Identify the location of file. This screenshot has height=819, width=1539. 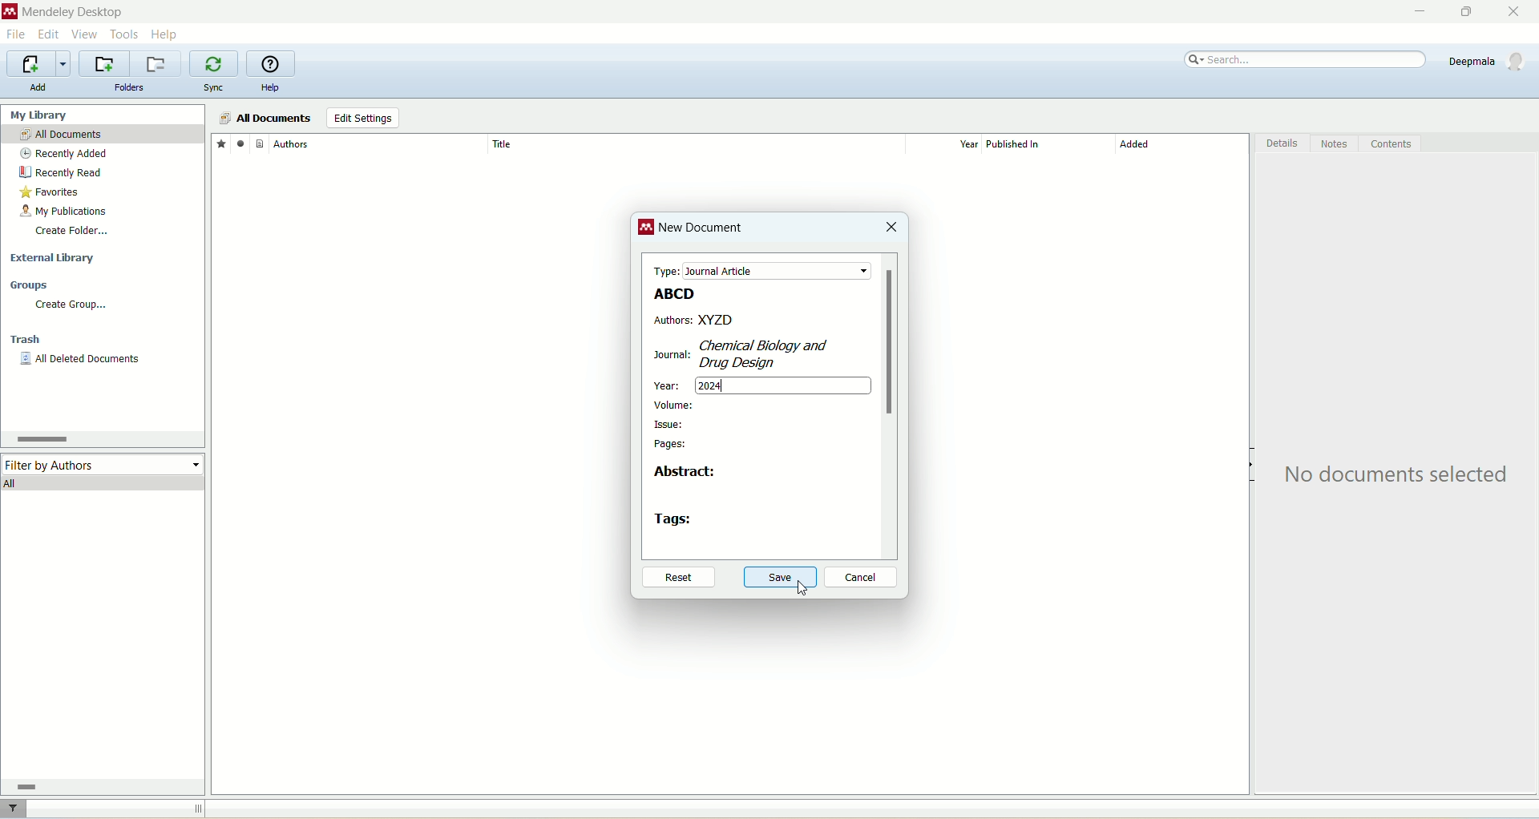
(15, 36).